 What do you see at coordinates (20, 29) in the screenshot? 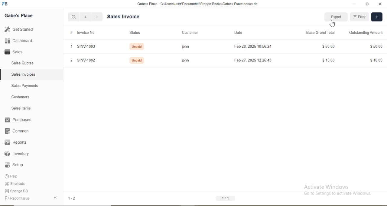
I see `Get Started` at bounding box center [20, 29].